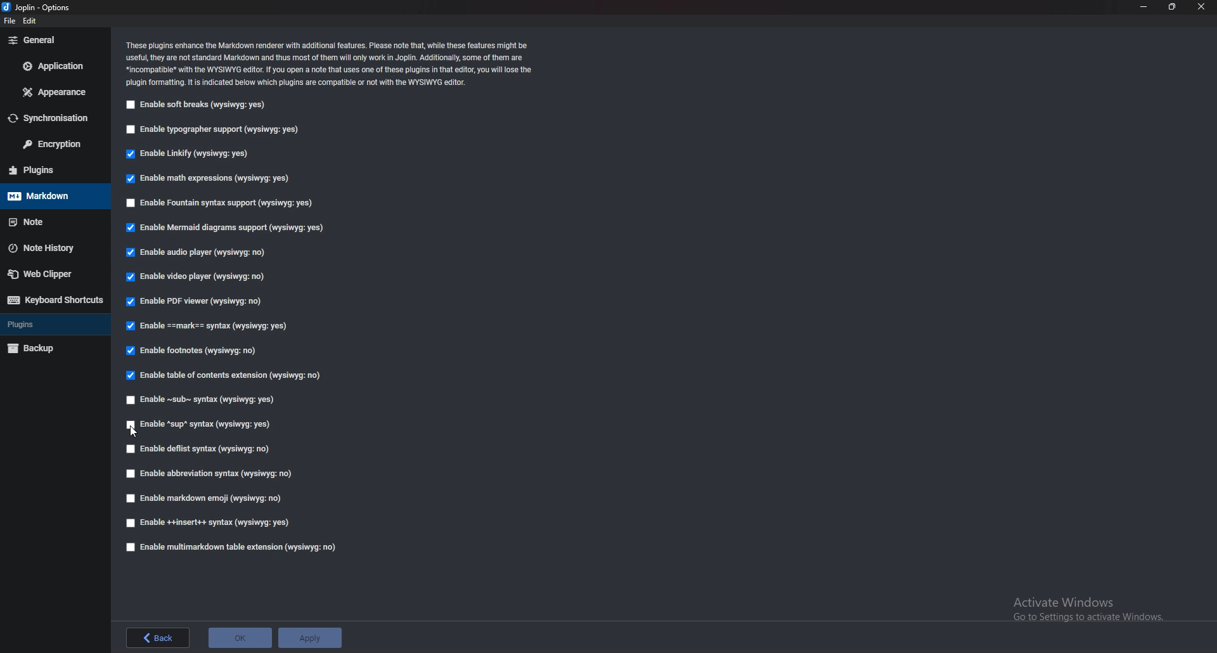  I want to click on Enable muitimarkdown table extension (wysiwyg: no), so click(231, 546).